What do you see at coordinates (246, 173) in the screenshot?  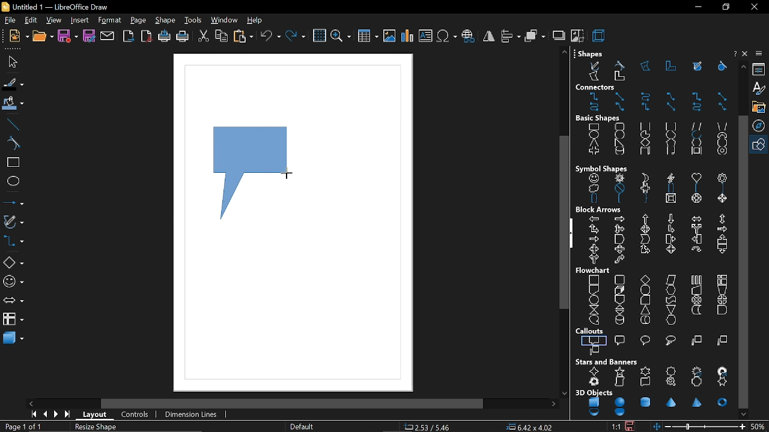 I see `callout` at bounding box center [246, 173].